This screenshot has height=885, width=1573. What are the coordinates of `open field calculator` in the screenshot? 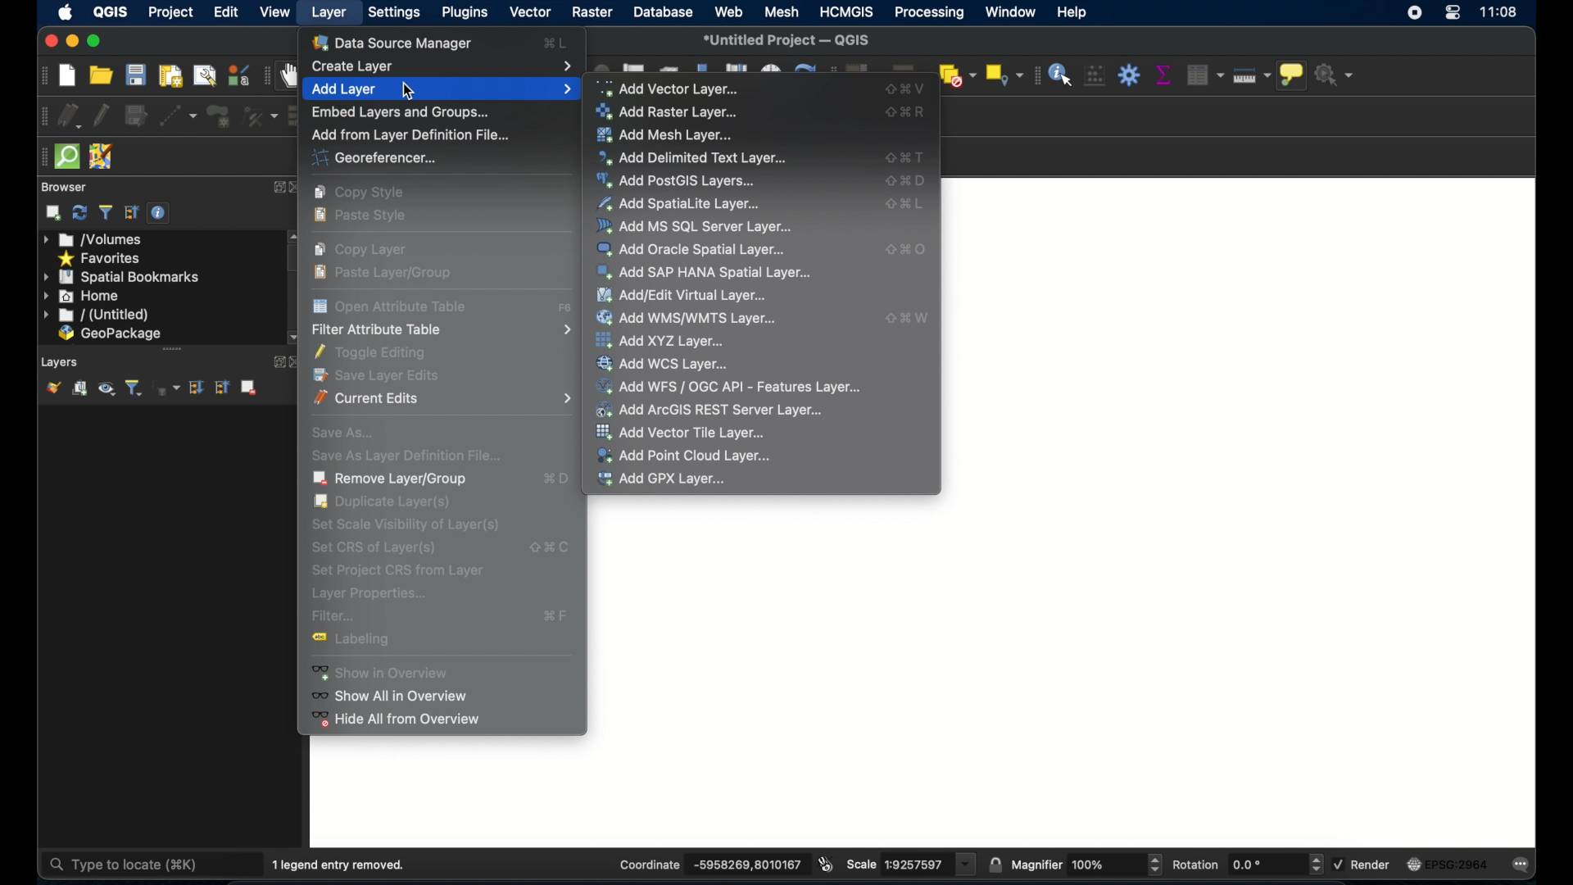 It's located at (1095, 75).